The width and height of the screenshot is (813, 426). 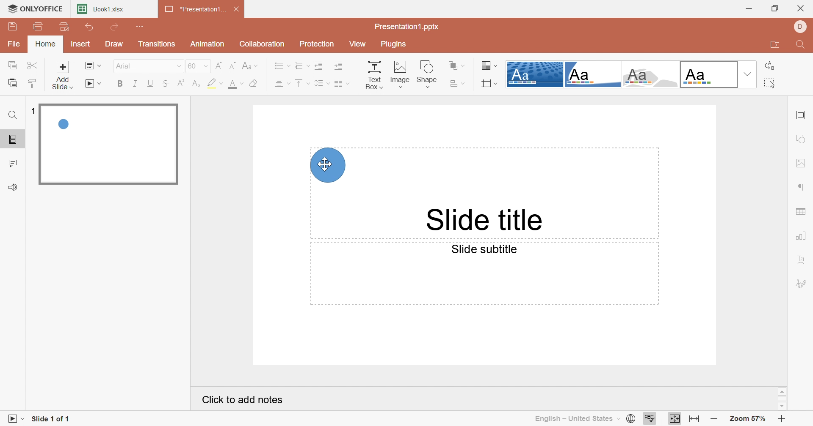 What do you see at coordinates (708, 74) in the screenshot?
I see `Blank` at bounding box center [708, 74].